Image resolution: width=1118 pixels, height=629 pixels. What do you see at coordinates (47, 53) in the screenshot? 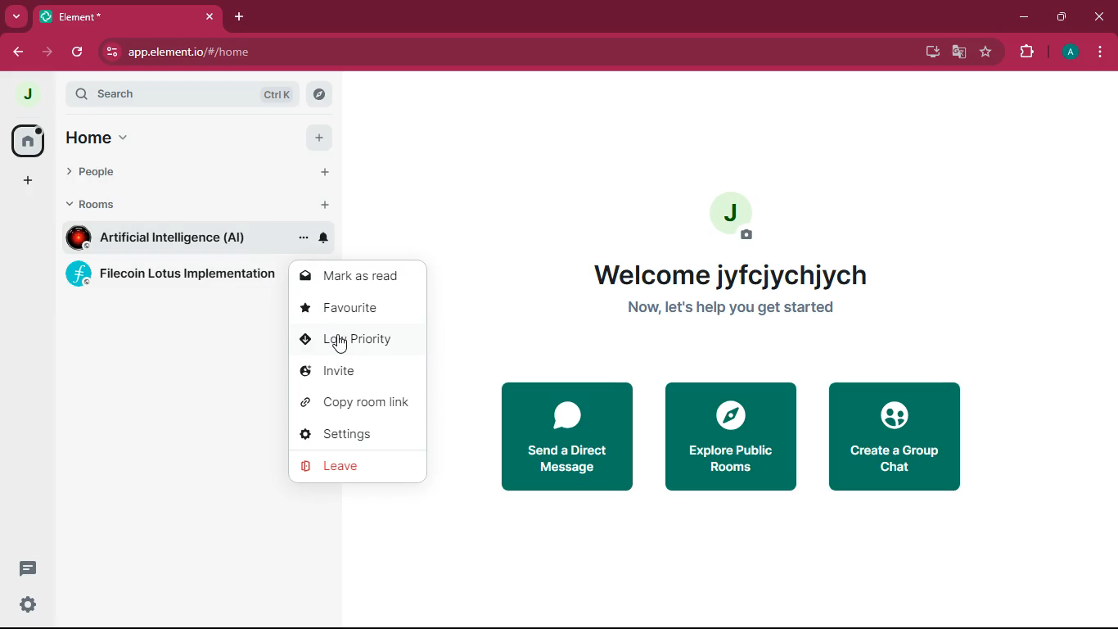
I see `forward` at bounding box center [47, 53].